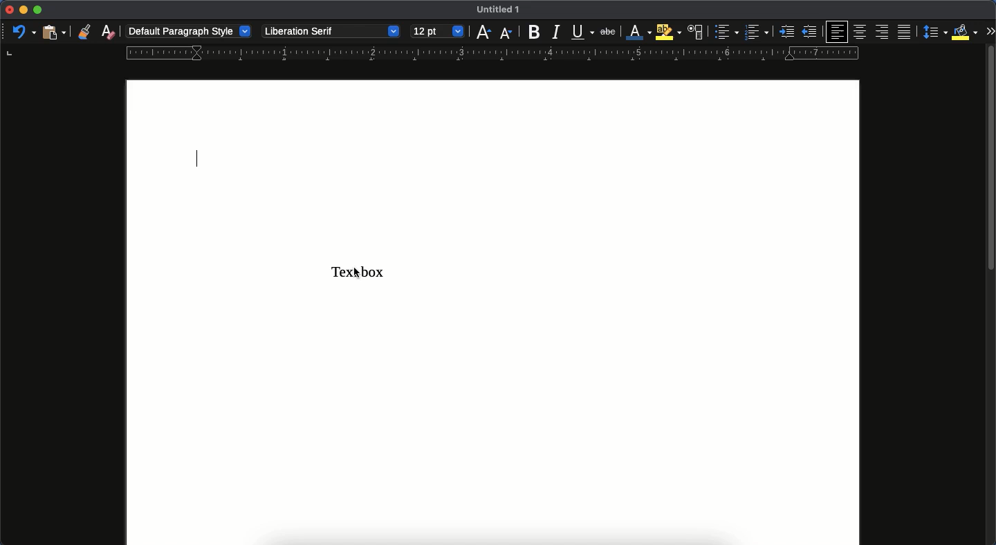 The width and height of the screenshot is (996, 545). What do you see at coordinates (964, 32) in the screenshot?
I see `fill color` at bounding box center [964, 32].